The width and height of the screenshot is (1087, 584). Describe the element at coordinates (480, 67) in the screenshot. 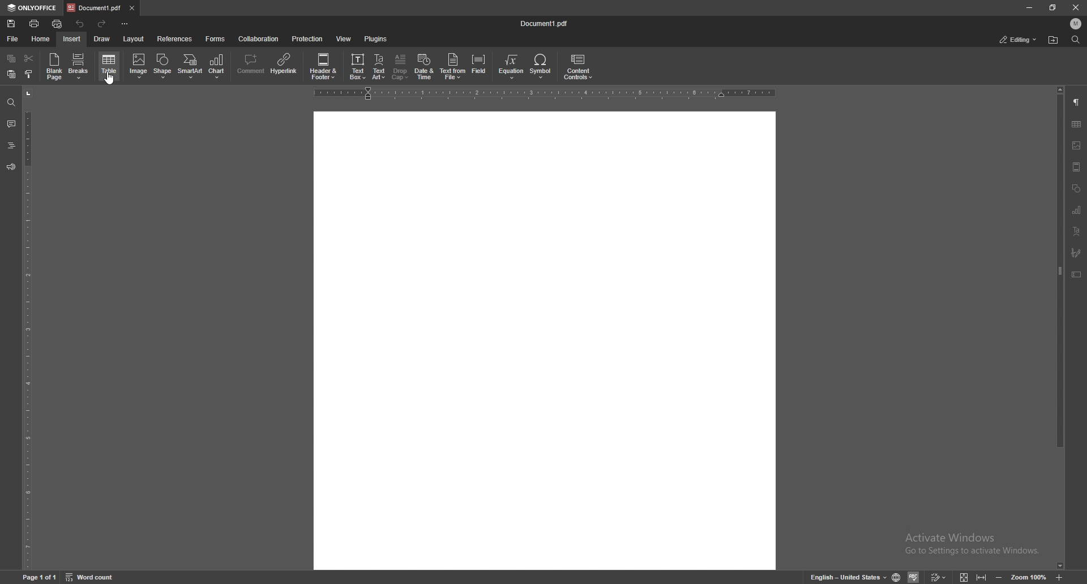

I see `field` at that location.